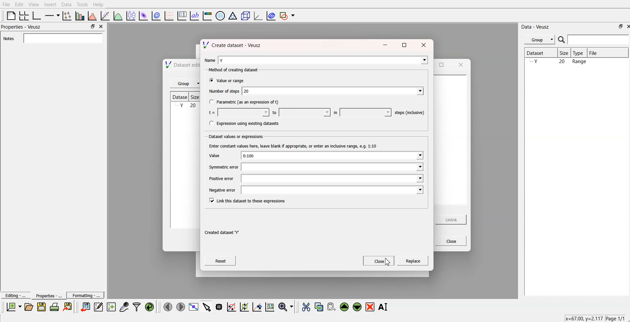 This screenshot has height=322, width=630. Describe the element at coordinates (100, 4) in the screenshot. I see `Help` at that location.